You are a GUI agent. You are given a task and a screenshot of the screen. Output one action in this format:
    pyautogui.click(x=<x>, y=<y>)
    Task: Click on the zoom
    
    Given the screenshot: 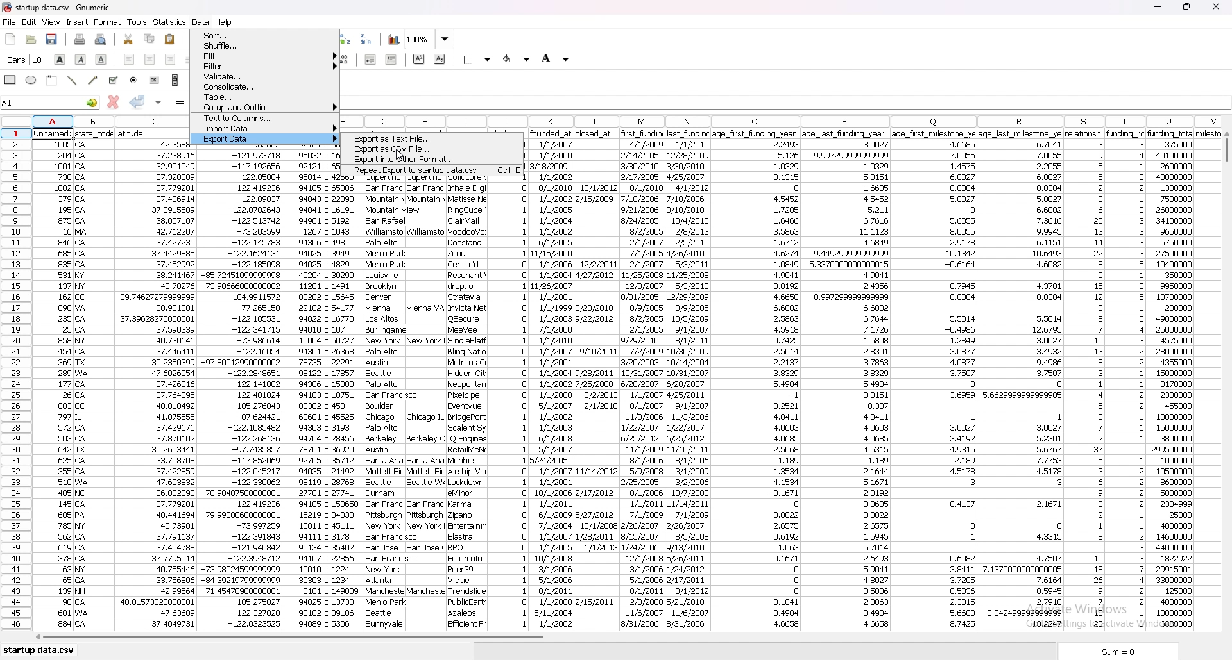 What is the action you would take?
    pyautogui.click(x=431, y=40)
    